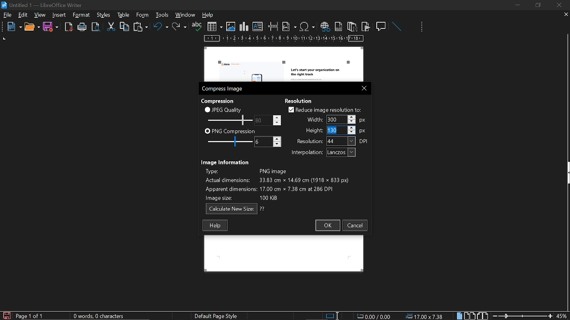  Describe the element at coordinates (284, 39) in the screenshot. I see `scale` at that location.